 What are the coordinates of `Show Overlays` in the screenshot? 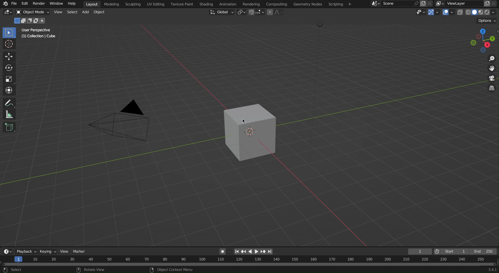 It's located at (449, 13).